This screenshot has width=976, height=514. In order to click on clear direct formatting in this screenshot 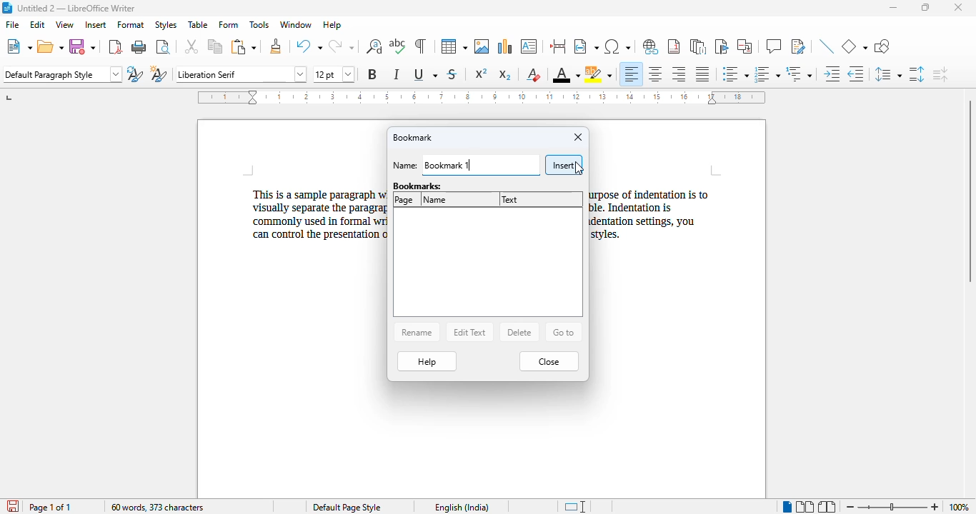, I will do `click(535, 75)`.